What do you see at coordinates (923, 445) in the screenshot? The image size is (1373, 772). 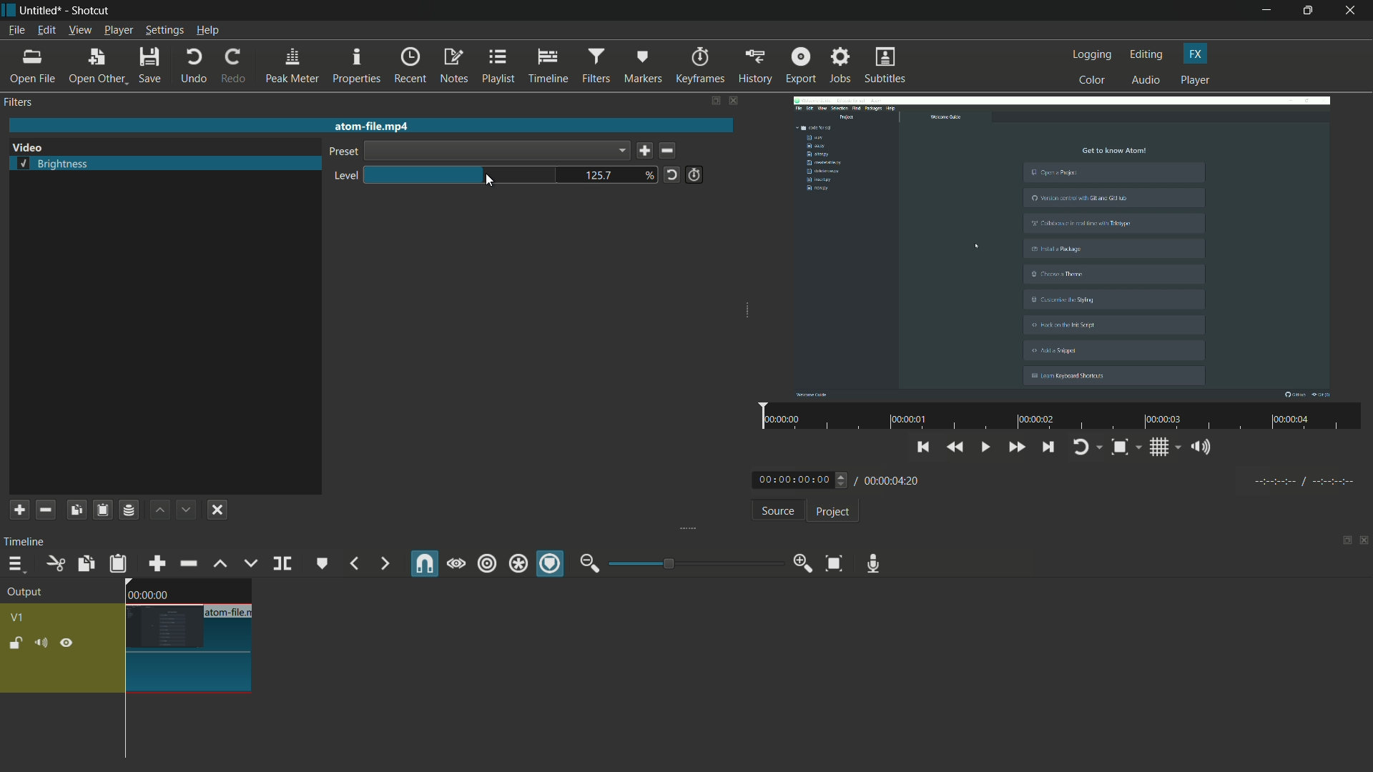 I see `skip to the previous point` at bounding box center [923, 445].